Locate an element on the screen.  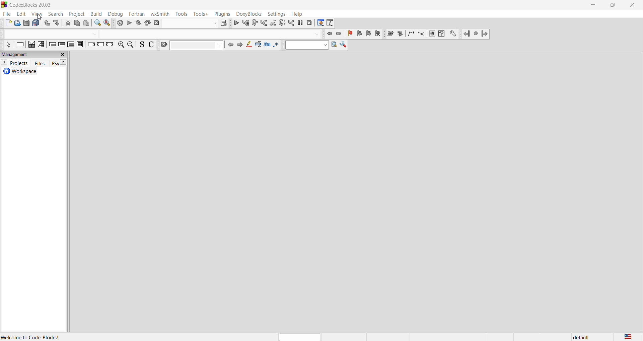
language is located at coordinates (633, 337).